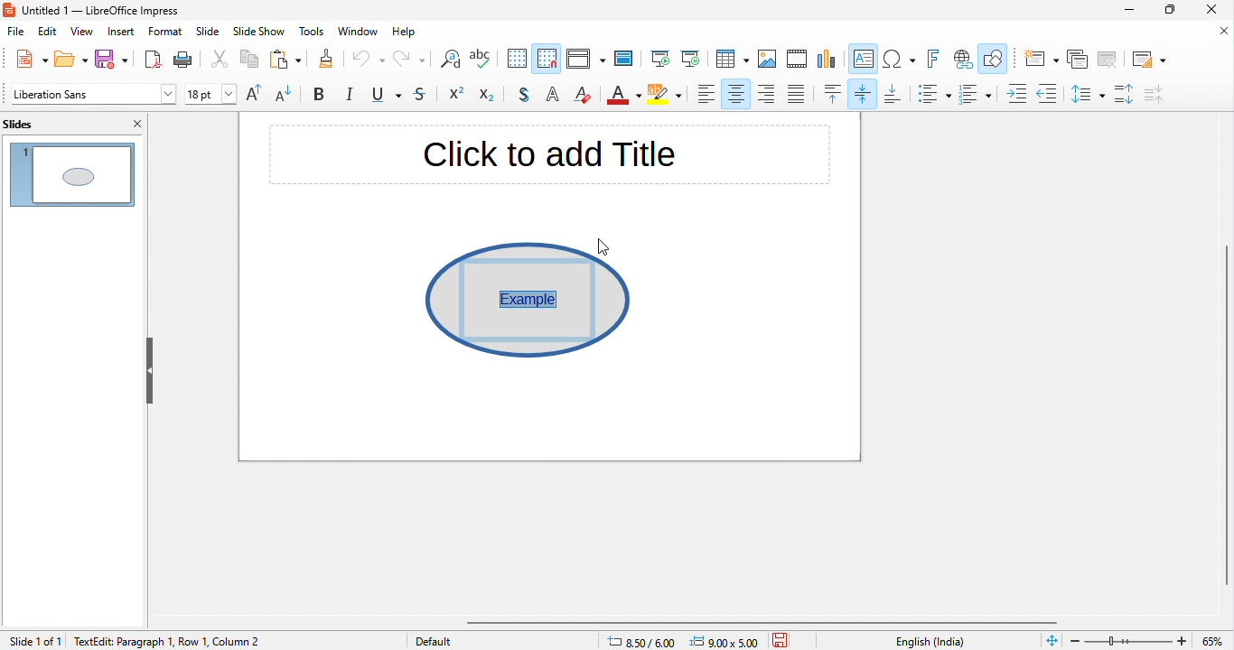 The width and height of the screenshot is (1234, 650). I want to click on copy, so click(247, 60).